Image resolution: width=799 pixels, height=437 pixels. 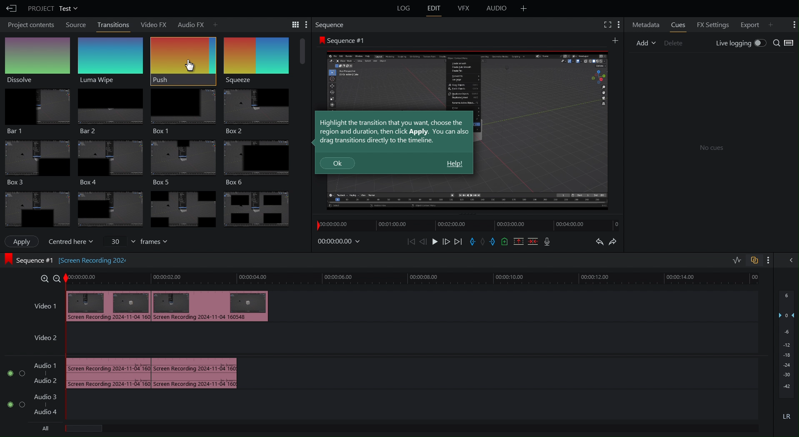 What do you see at coordinates (10, 8) in the screenshot?
I see `Back` at bounding box center [10, 8].